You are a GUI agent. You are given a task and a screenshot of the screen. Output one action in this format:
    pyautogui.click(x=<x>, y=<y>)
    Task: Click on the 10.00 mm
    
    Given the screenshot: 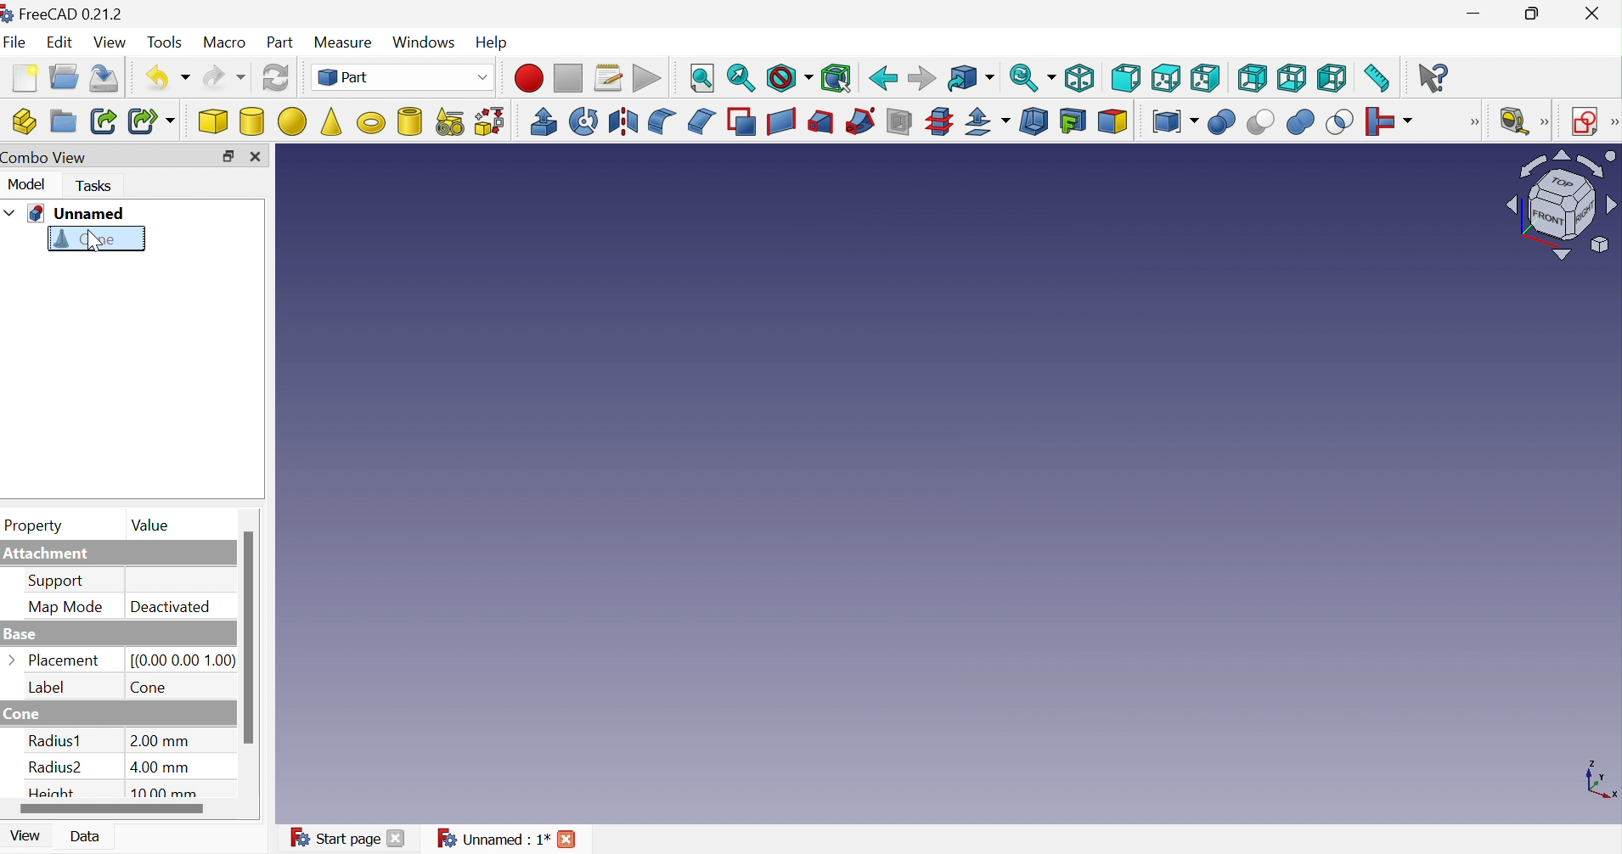 What is the action you would take?
    pyautogui.click(x=169, y=793)
    